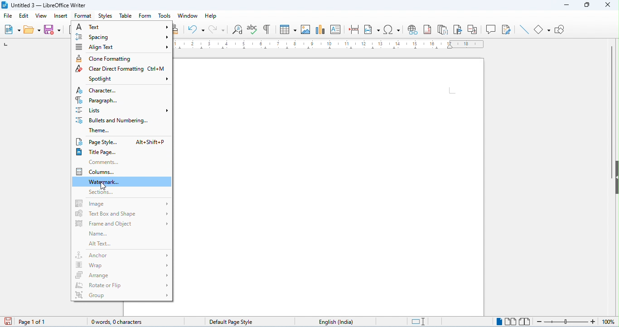 The image size is (619, 327). I want to click on table, so click(126, 16).